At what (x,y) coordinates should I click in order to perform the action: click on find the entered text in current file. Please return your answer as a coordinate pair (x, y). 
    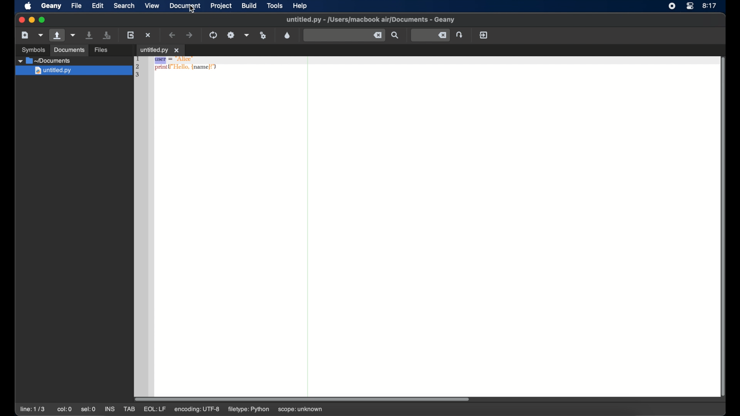
    Looking at the image, I should click on (395, 35).